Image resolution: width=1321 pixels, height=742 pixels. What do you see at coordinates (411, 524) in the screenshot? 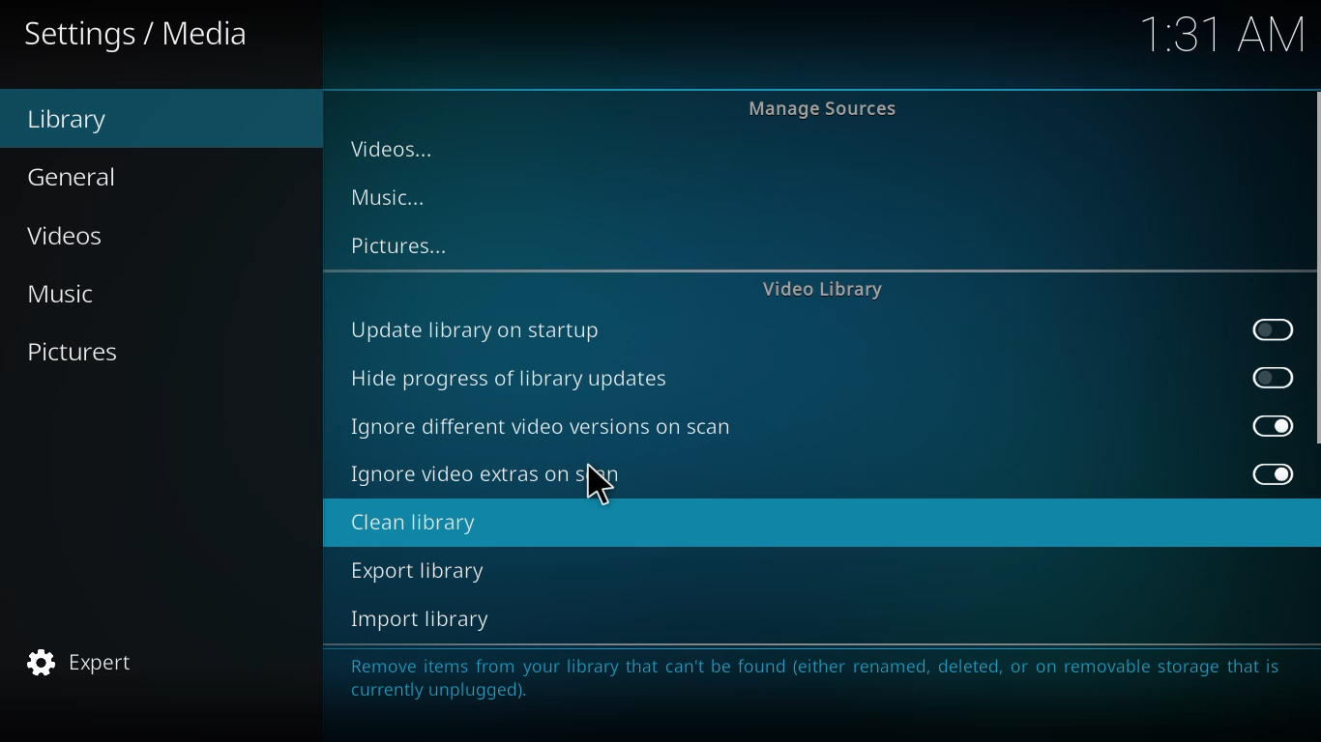
I see `clean library` at bounding box center [411, 524].